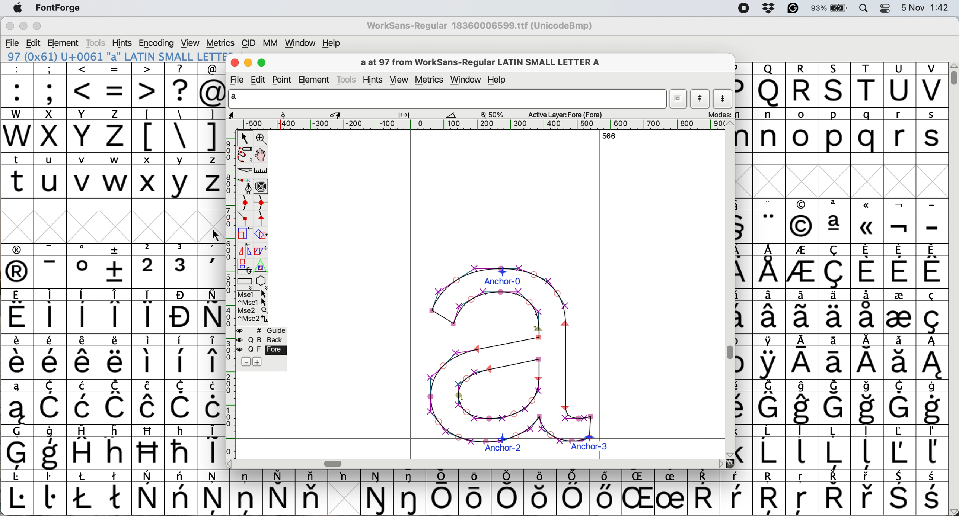  Describe the element at coordinates (181, 446) in the screenshot. I see `symbol` at that location.